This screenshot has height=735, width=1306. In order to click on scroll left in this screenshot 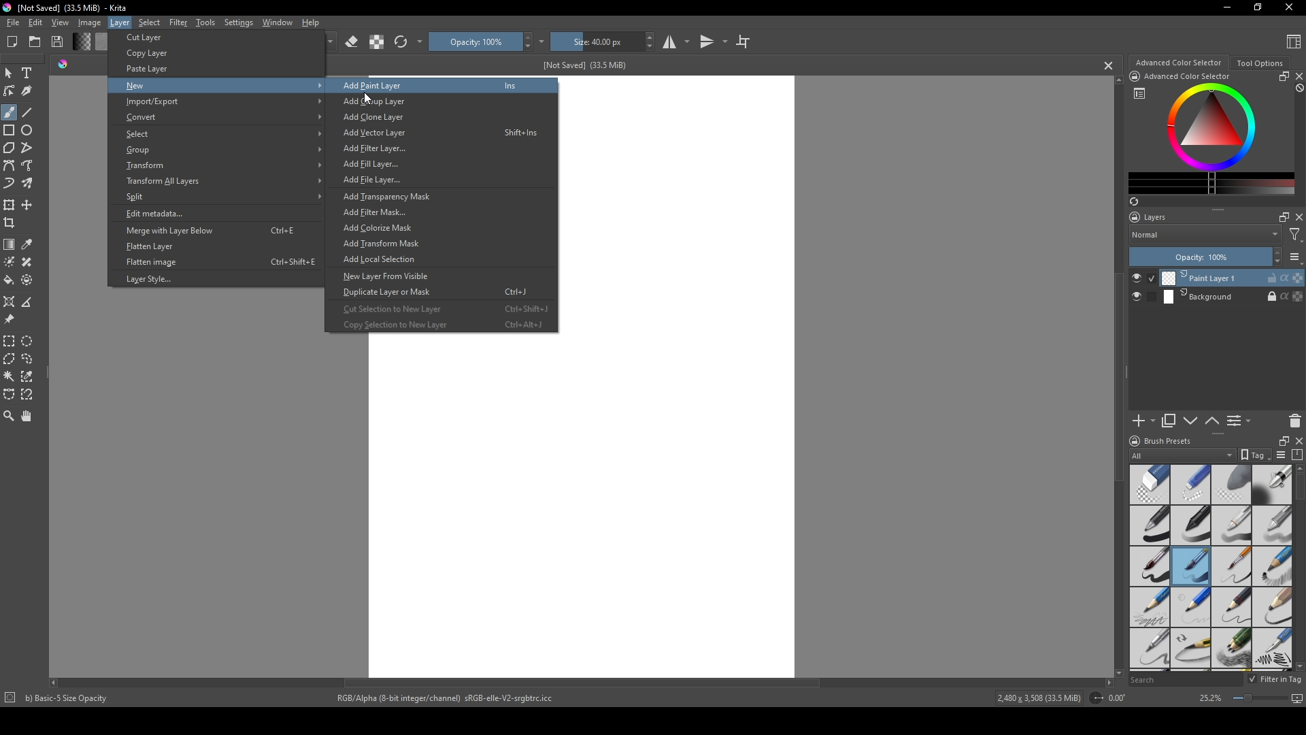, I will do `click(56, 683)`.